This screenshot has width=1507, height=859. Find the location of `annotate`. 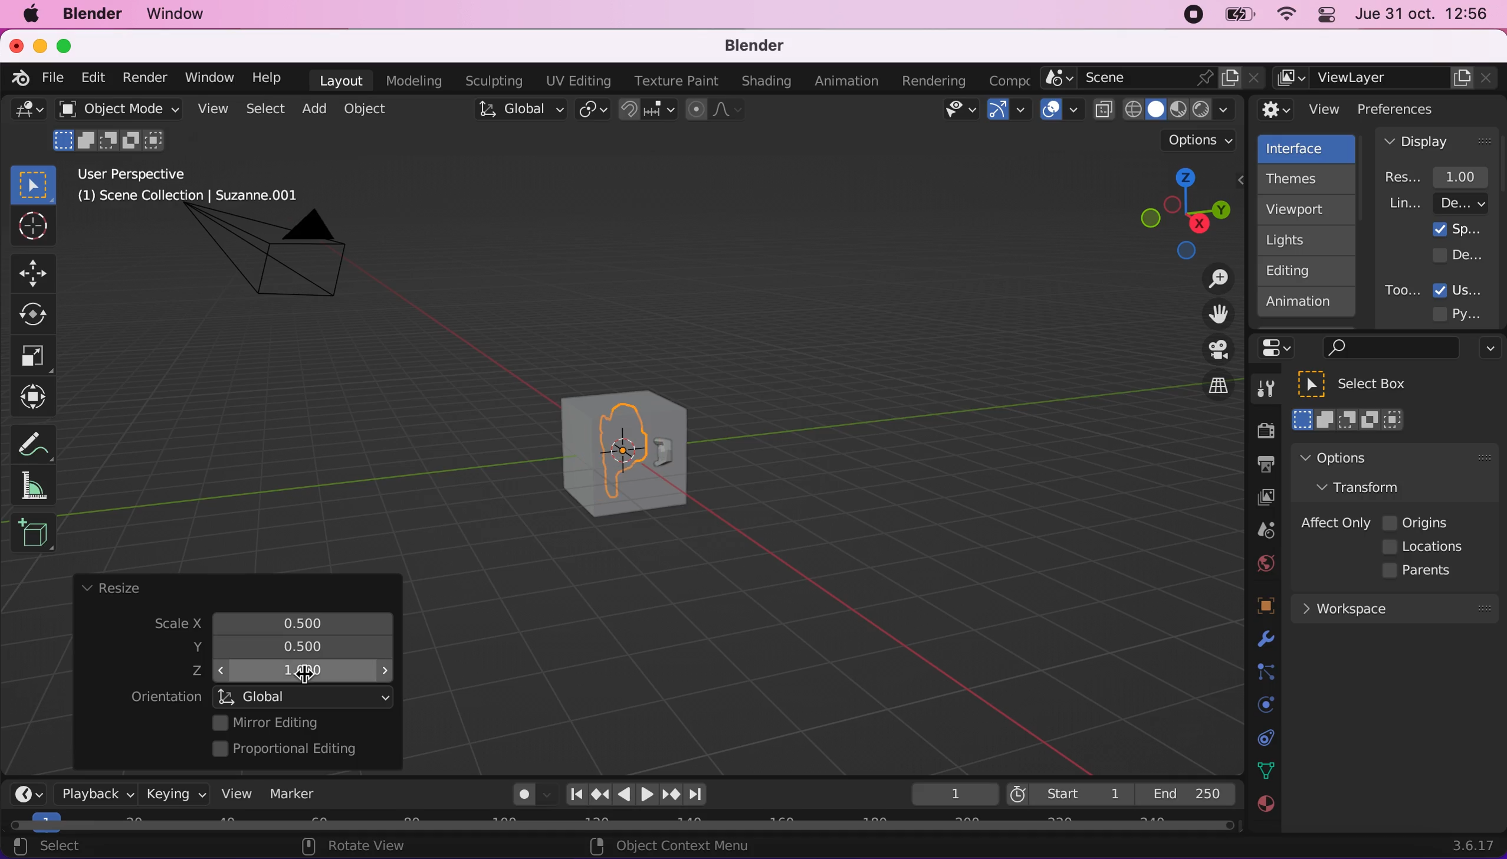

annotate is located at coordinates (38, 441).